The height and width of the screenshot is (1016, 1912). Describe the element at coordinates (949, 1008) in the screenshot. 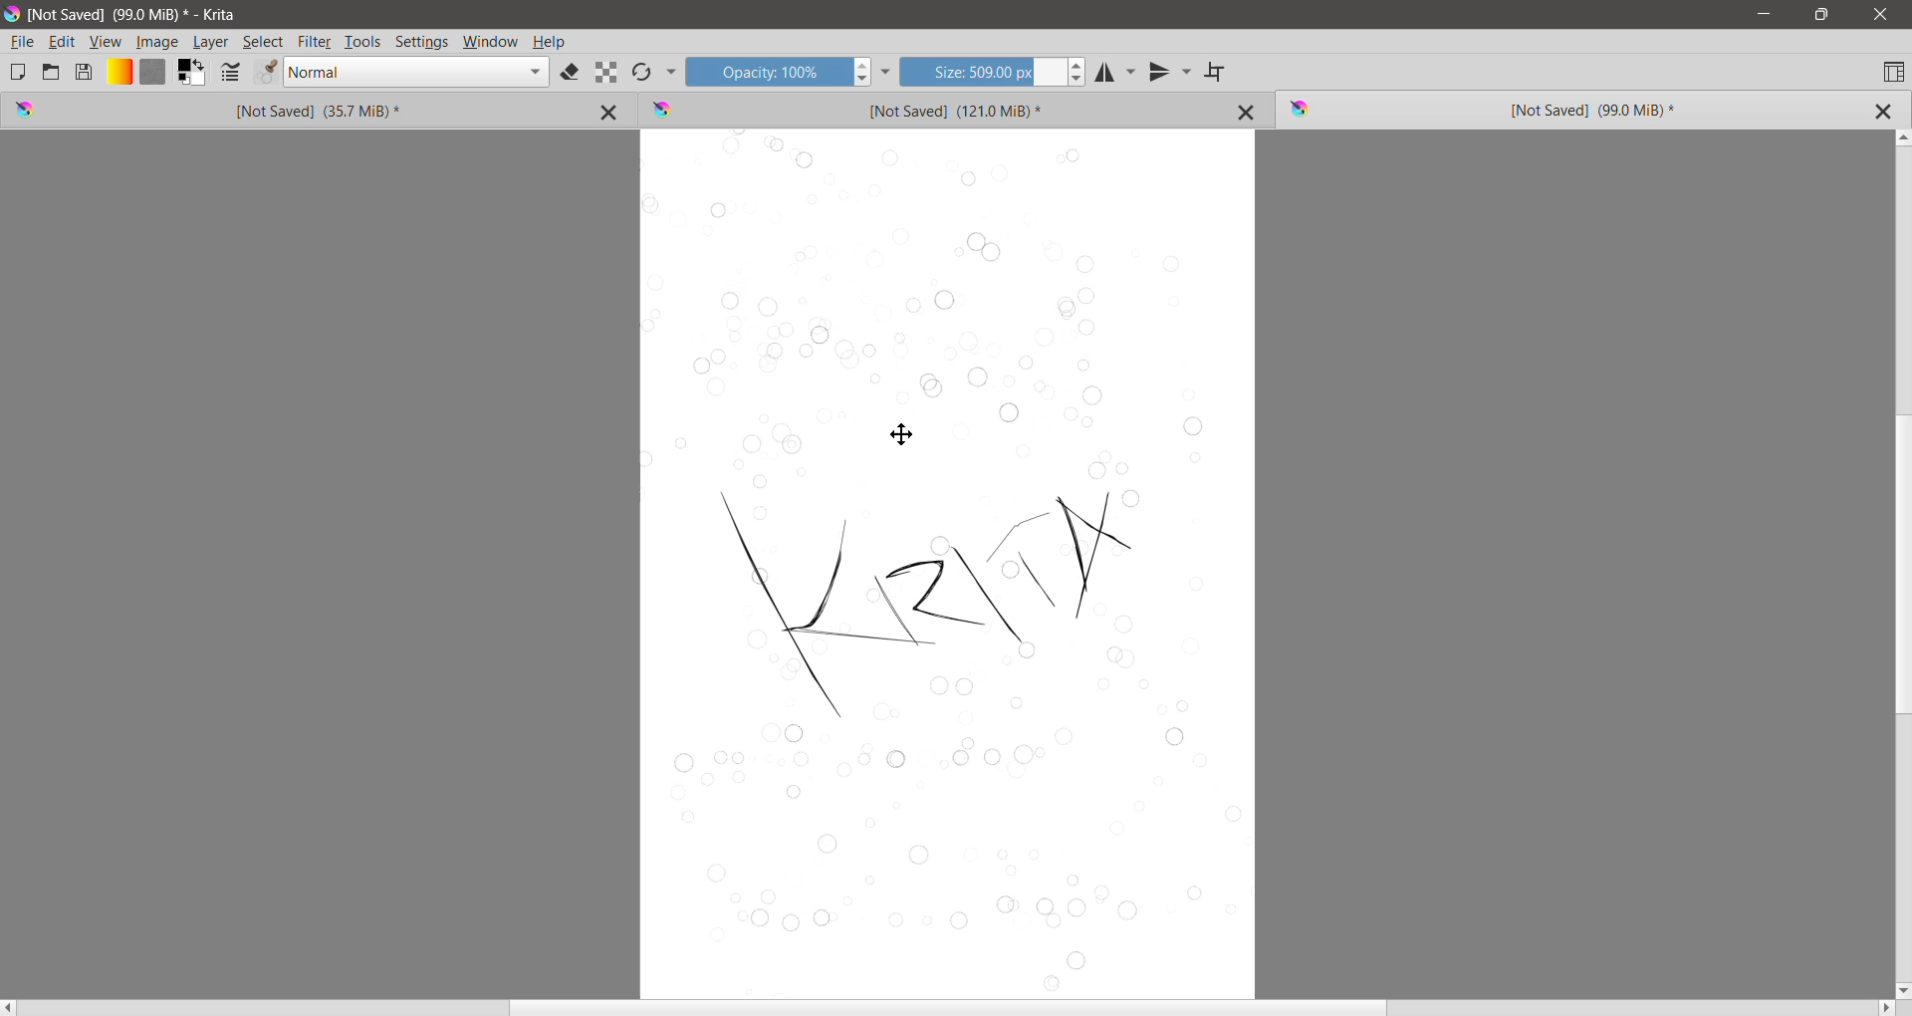

I see `Horizontal Scroll Bar` at that location.